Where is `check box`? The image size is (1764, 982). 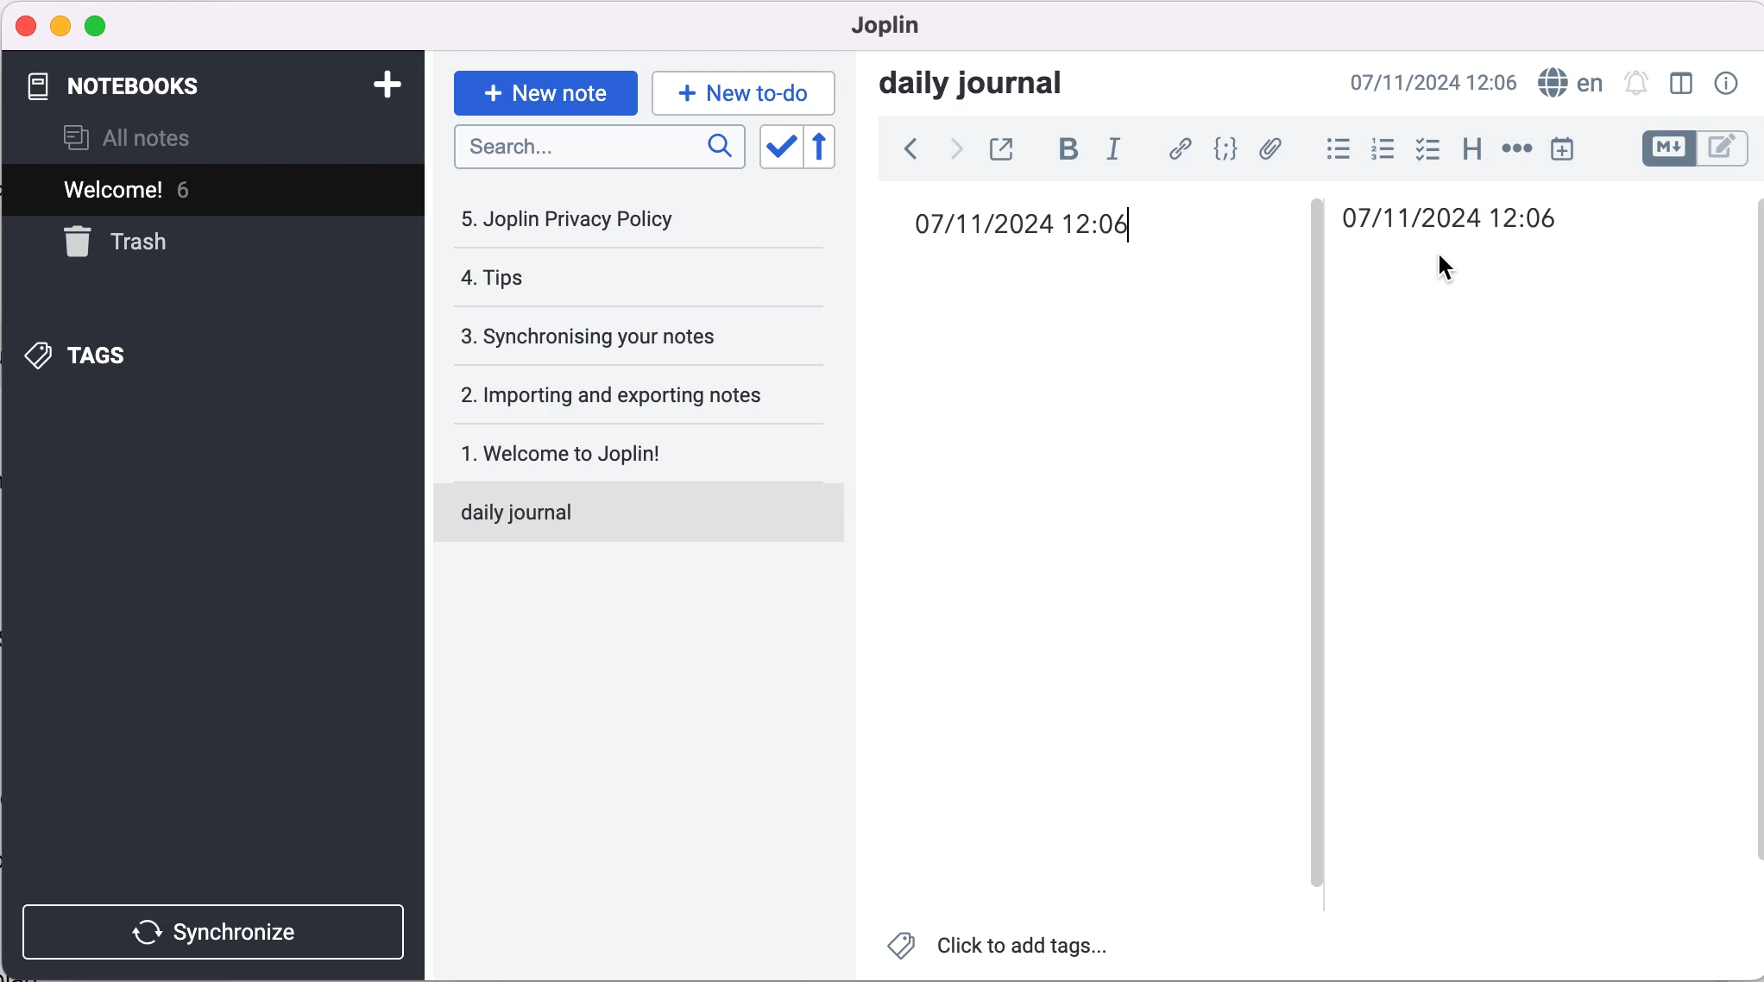
check box is located at coordinates (1422, 149).